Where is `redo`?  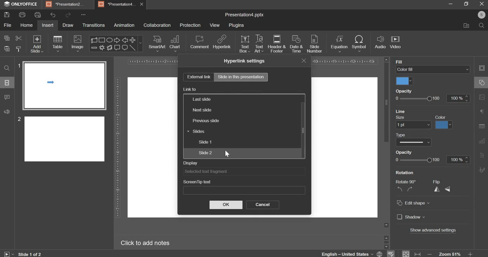 redo is located at coordinates (68, 15).